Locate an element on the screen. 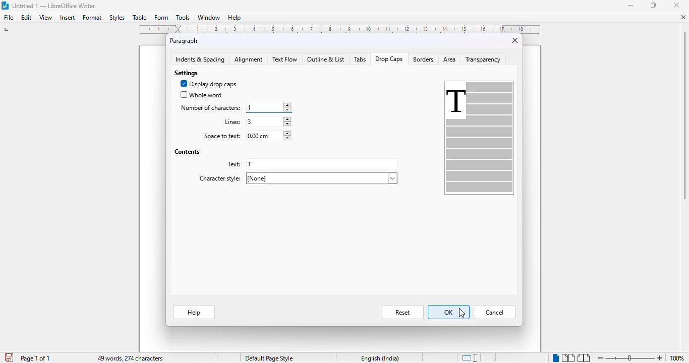 This screenshot has height=363, width=689. lines: 3 is located at coordinates (256, 122).